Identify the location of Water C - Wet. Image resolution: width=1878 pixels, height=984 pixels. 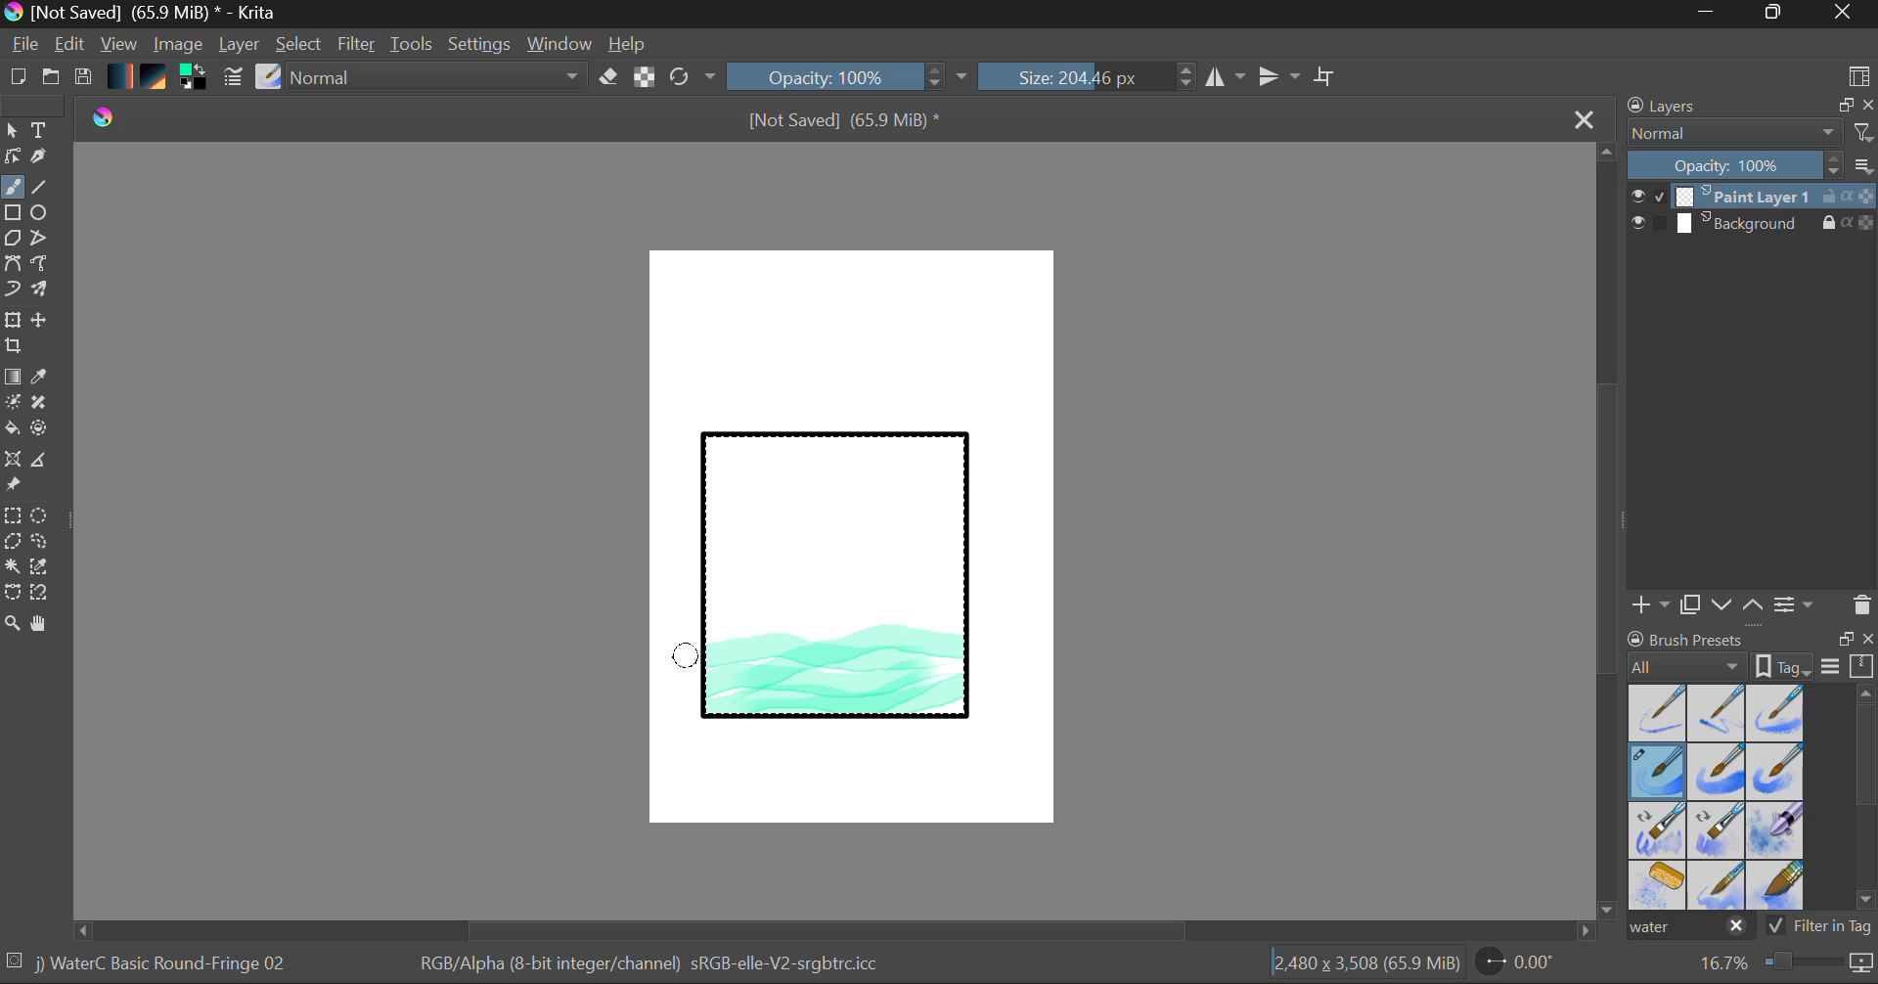
(1719, 713).